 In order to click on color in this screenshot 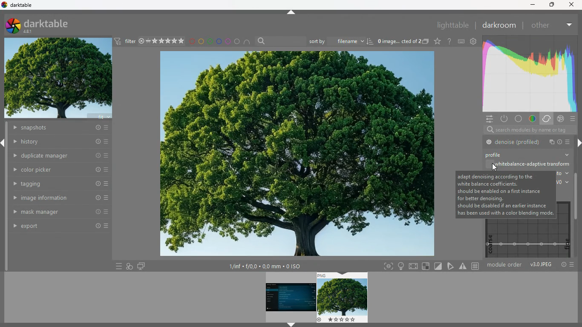, I will do `click(519, 119)`.